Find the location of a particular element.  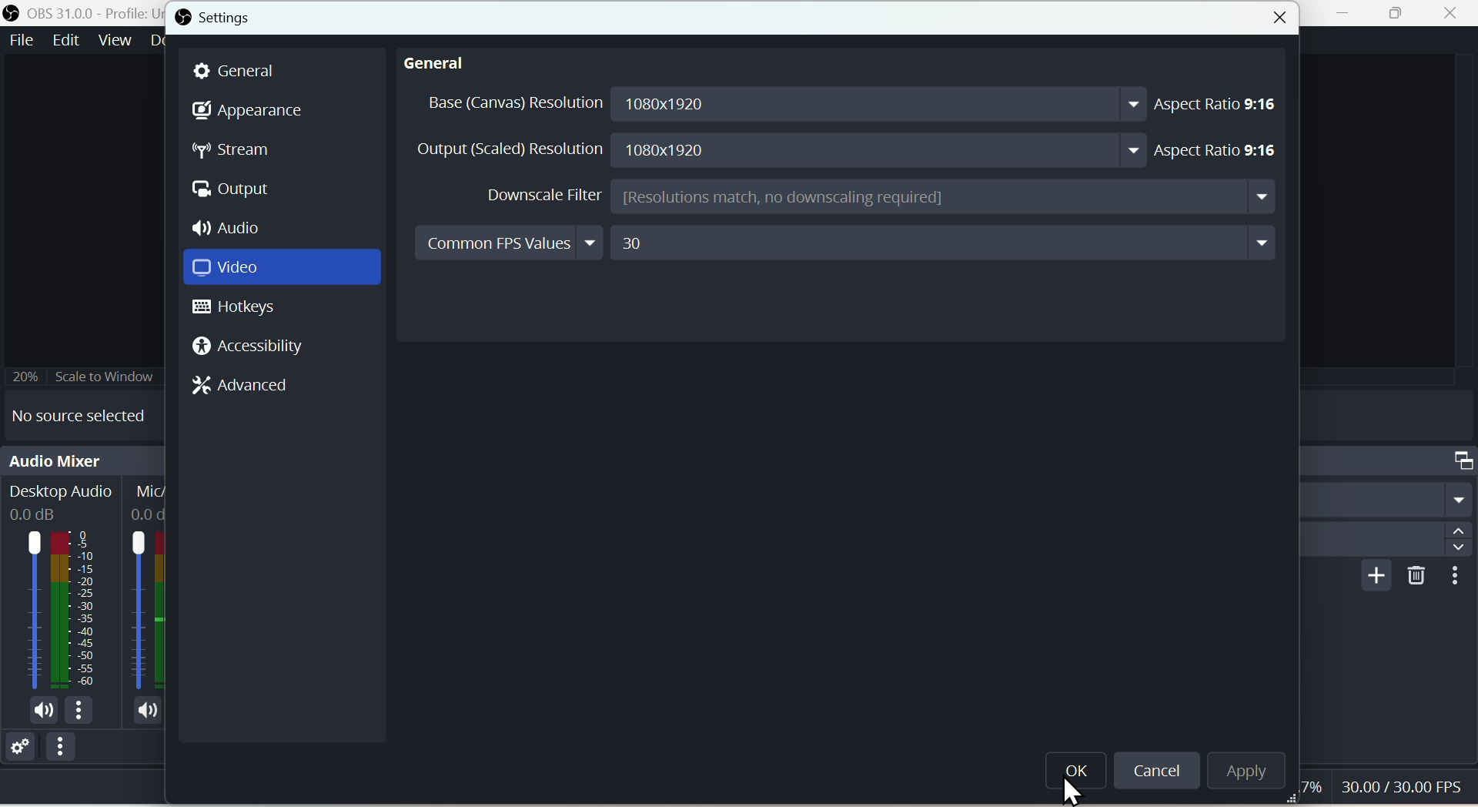

Appearance is located at coordinates (248, 109).